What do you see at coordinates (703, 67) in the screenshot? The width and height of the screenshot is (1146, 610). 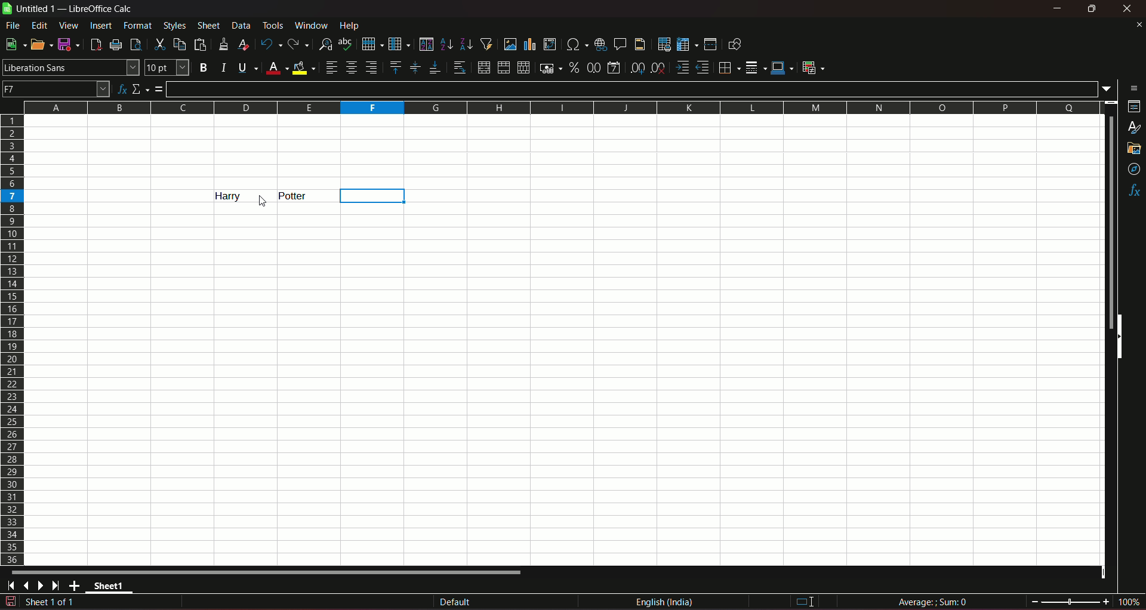 I see `decrease indent` at bounding box center [703, 67].